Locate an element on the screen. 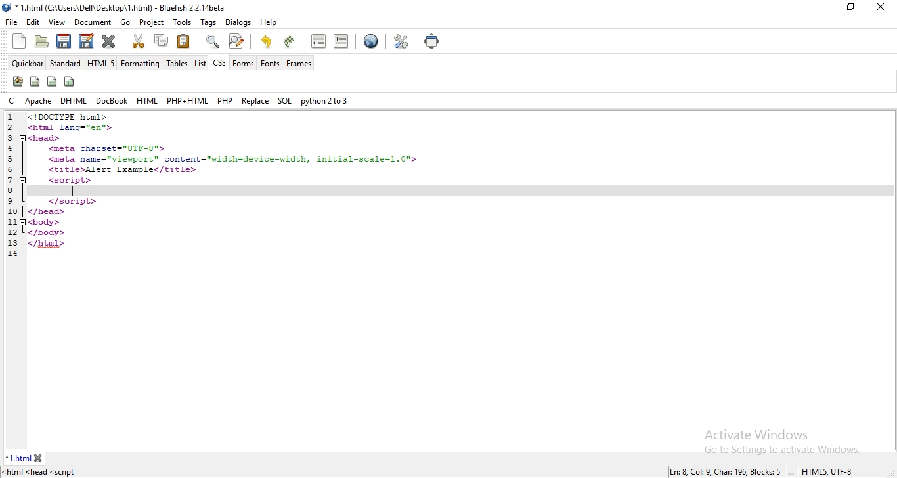  close is located at coordinates (881, 7).